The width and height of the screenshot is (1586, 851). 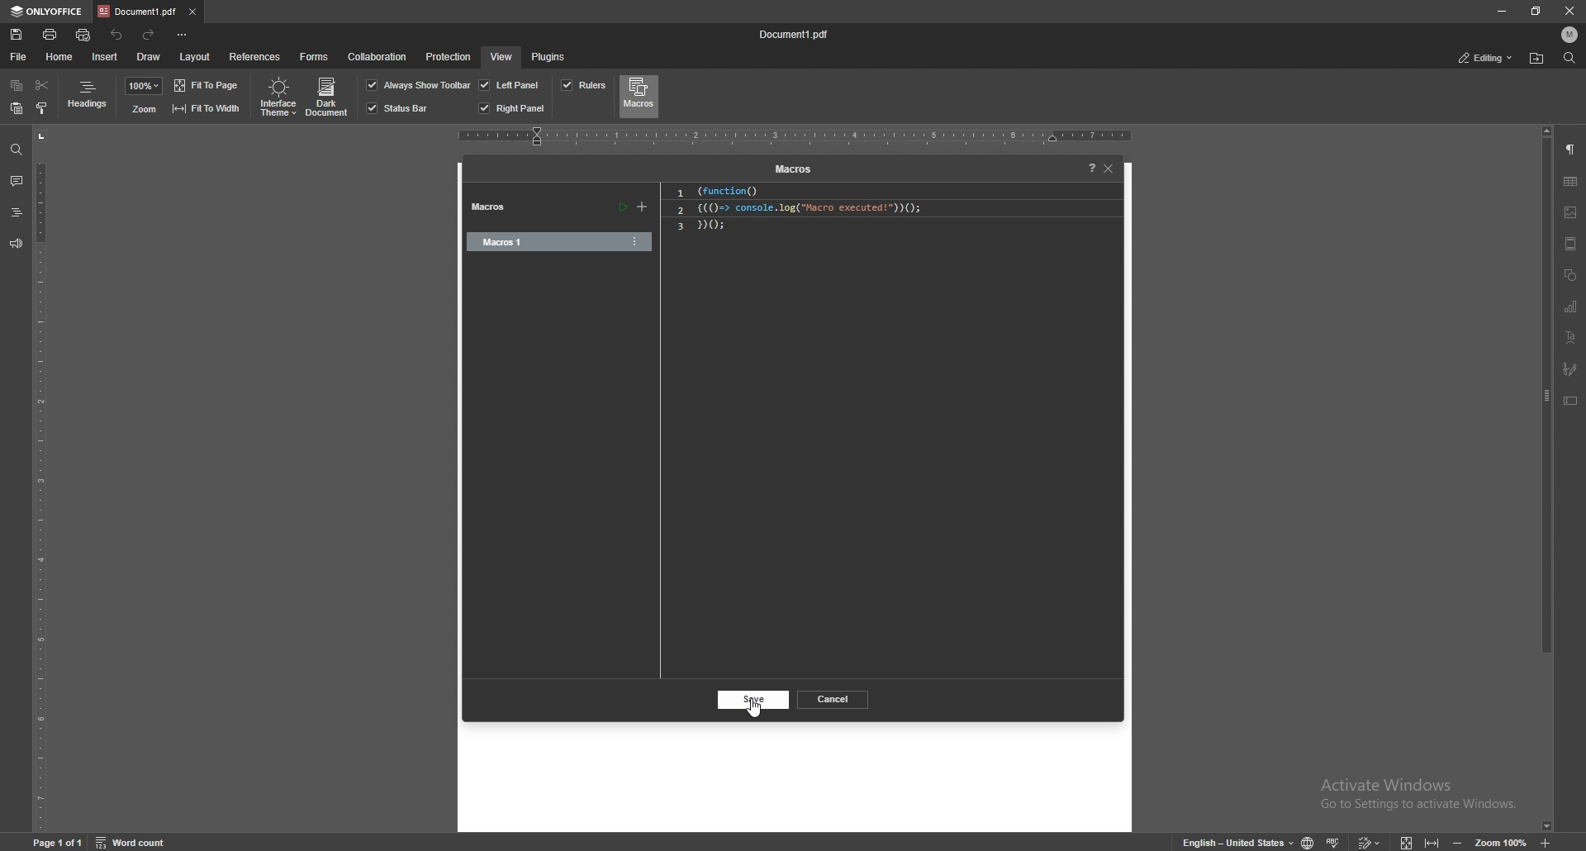 I want to click on insert, so click(x=105, y=57).